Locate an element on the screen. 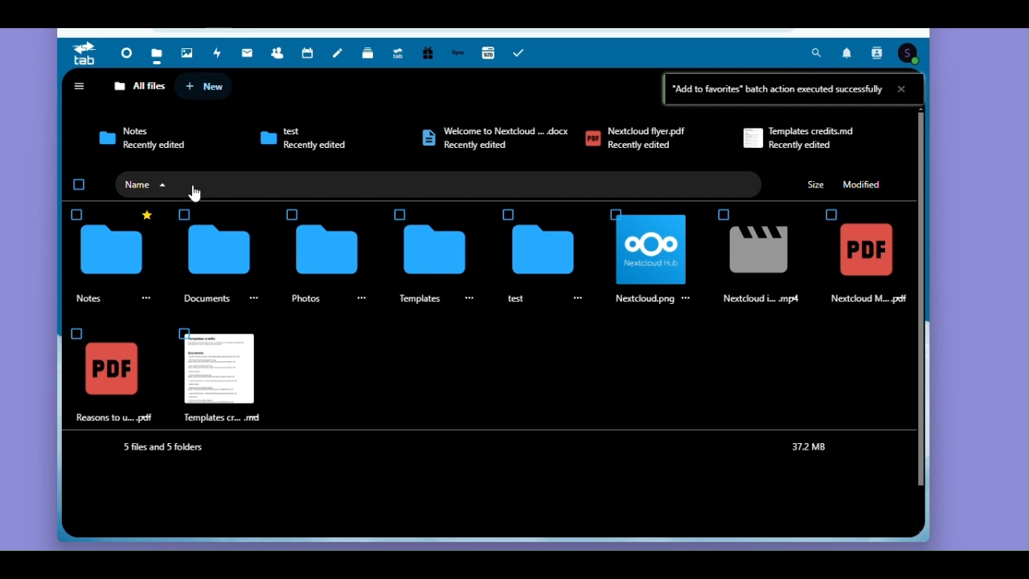  Template is located at coordinates (417, 300).